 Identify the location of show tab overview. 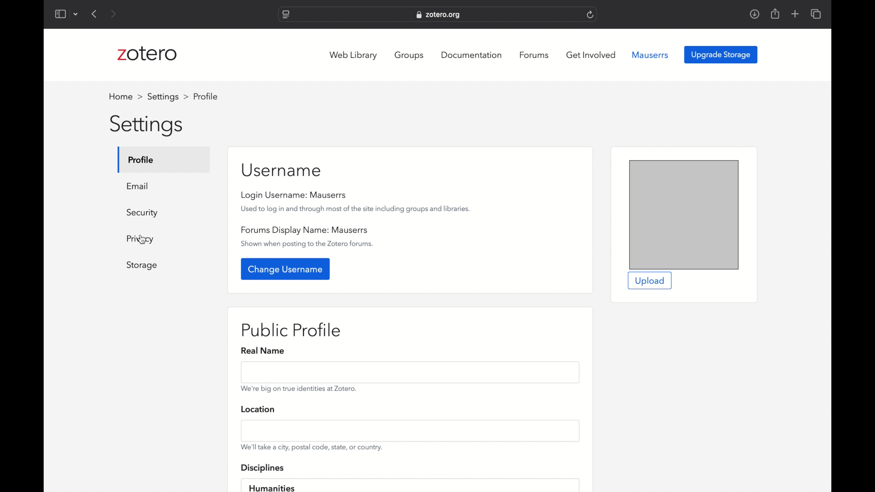
(816, 14).